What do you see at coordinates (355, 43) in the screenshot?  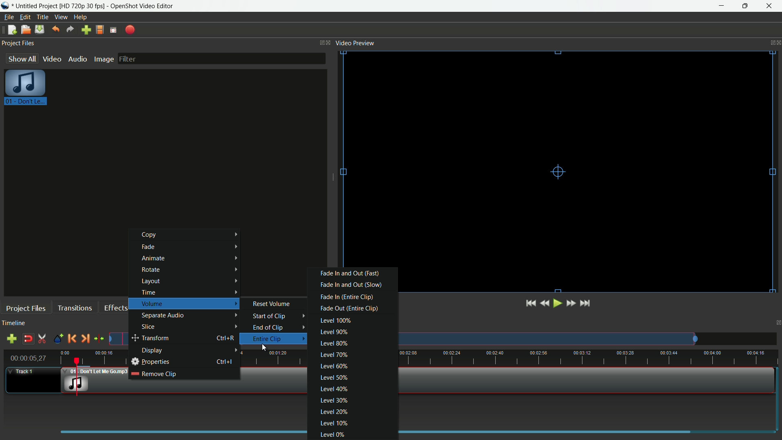 I see `video preview` at bounding box center [355, 43].